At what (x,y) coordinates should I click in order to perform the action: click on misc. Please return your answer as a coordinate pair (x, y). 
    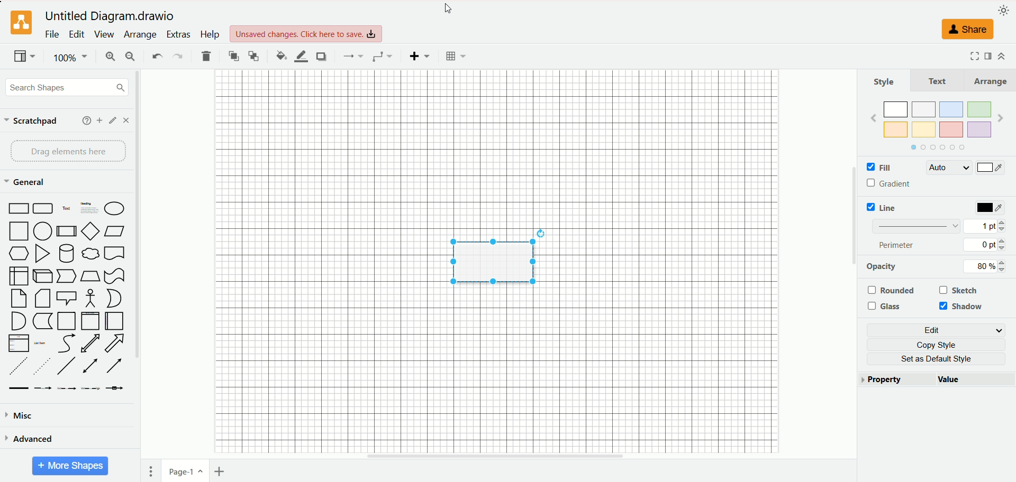
    Looking at the image, I should click on (20, 416).